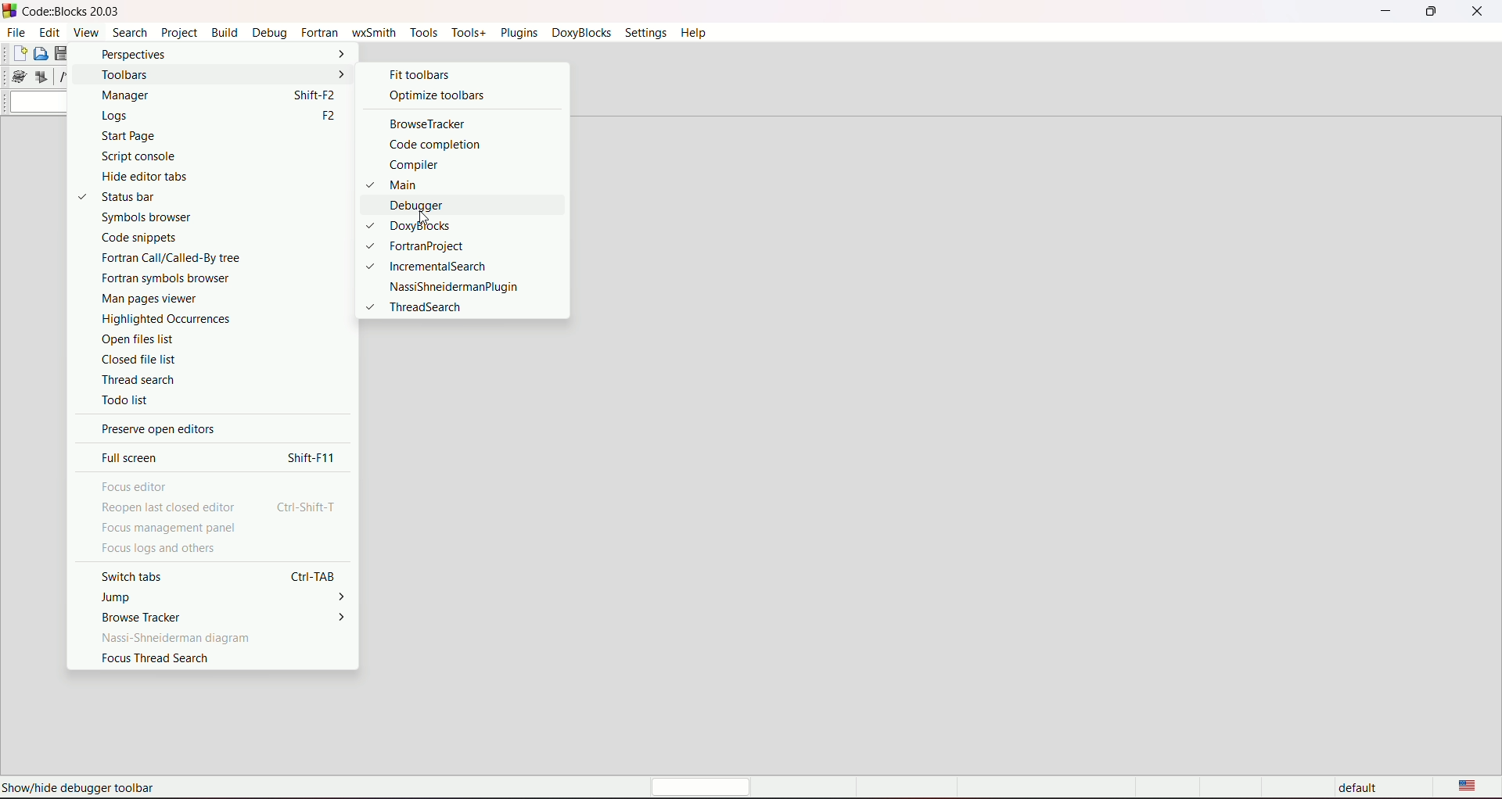  I want to click on nassi plugin, so click(452, 287).